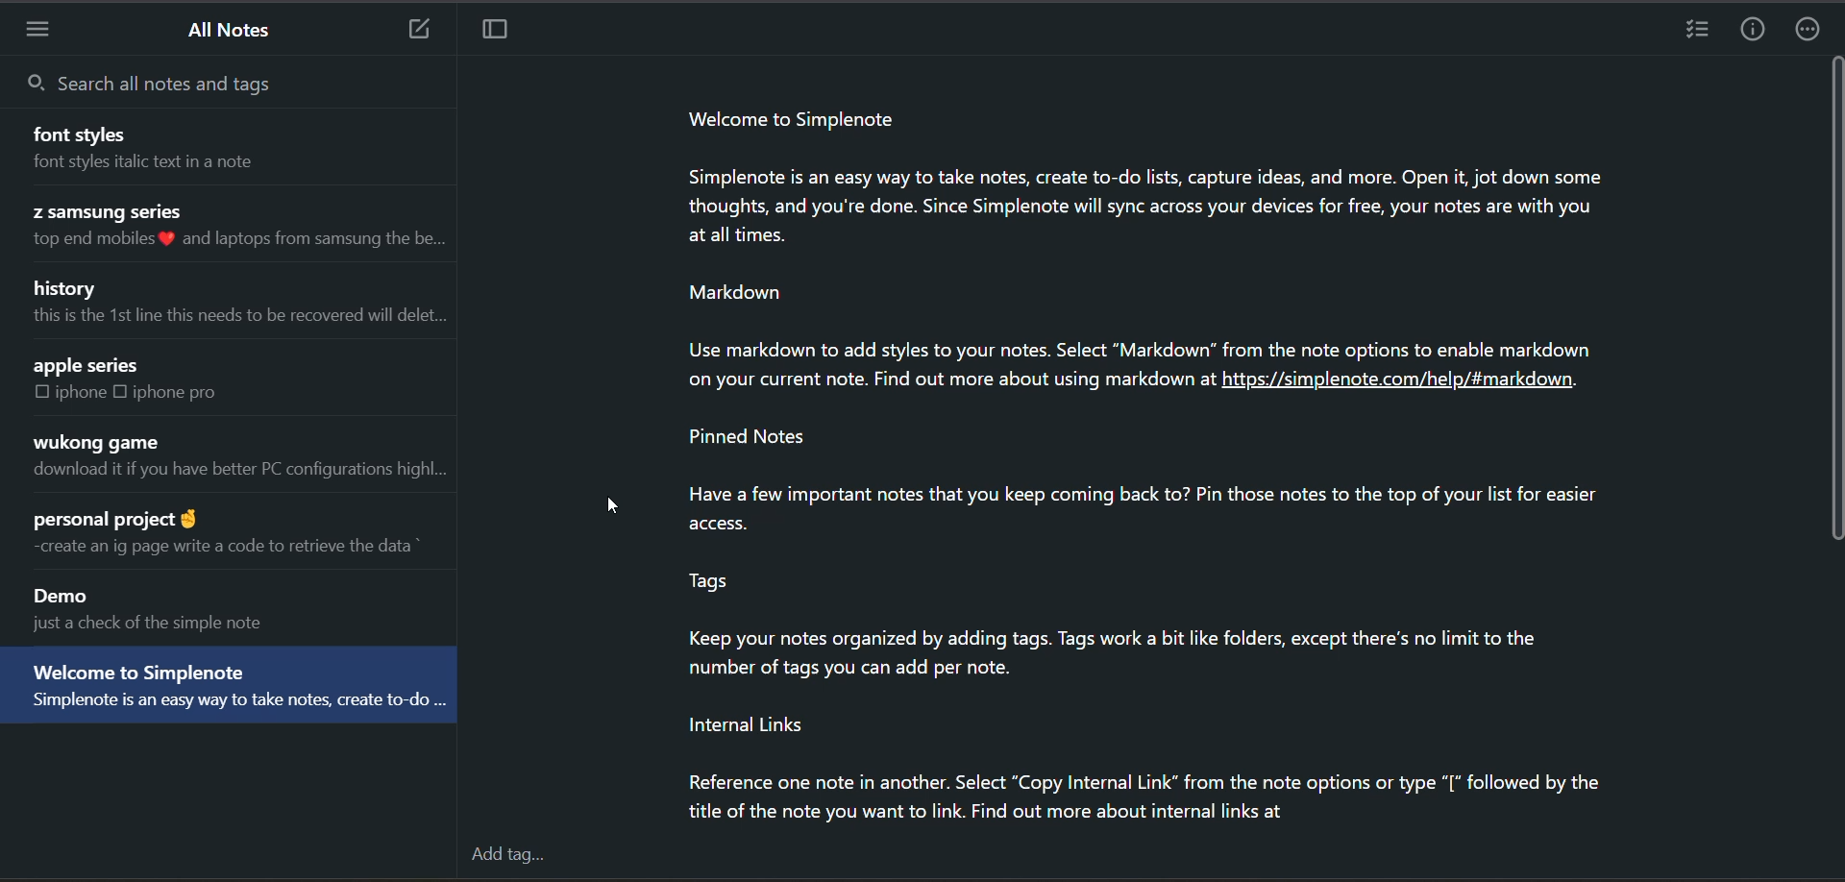  What do you see at coordinates (51, 29) in the screenshot?
I see `menu` at bounding box center [51, 29].